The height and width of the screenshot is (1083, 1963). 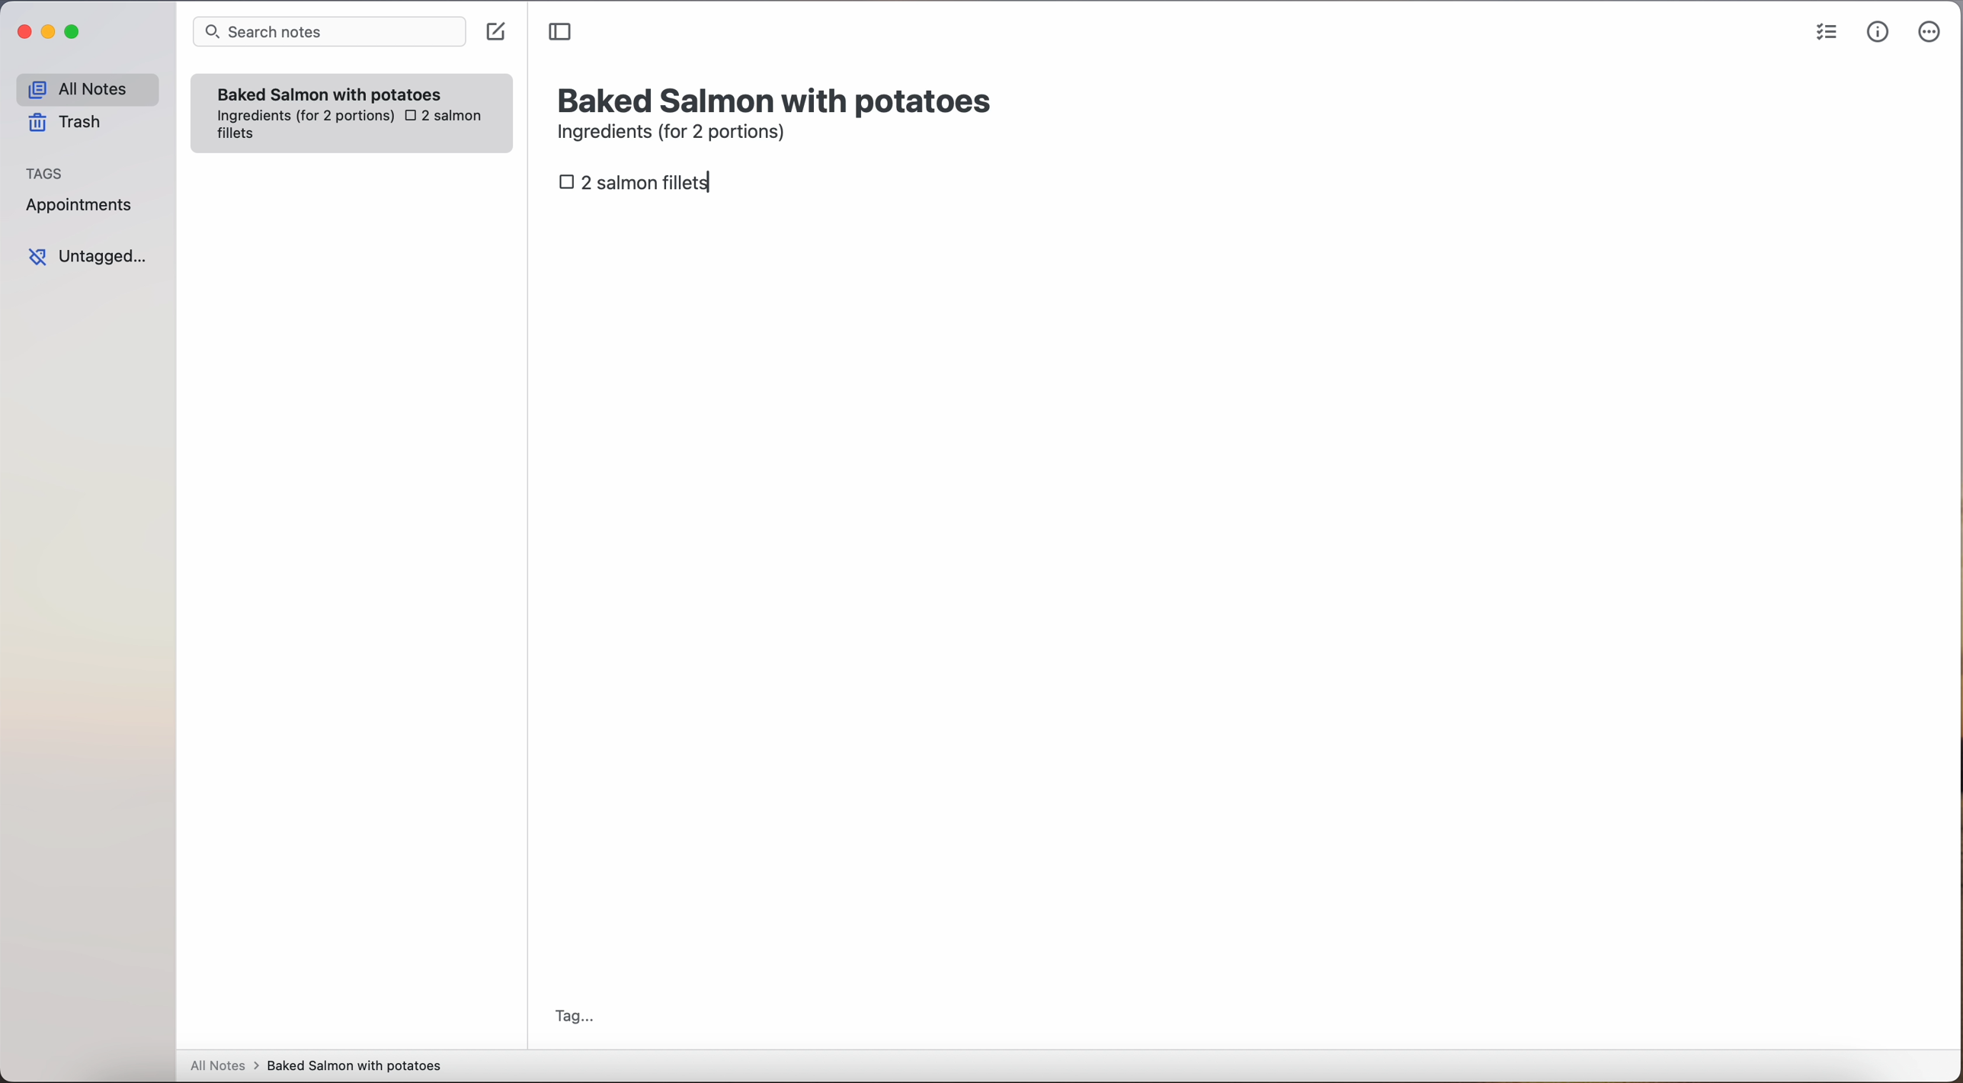 What do you see at coordinates (89, 256) in the screenshot?
I see `untagged` at bounding box center [89, 256].